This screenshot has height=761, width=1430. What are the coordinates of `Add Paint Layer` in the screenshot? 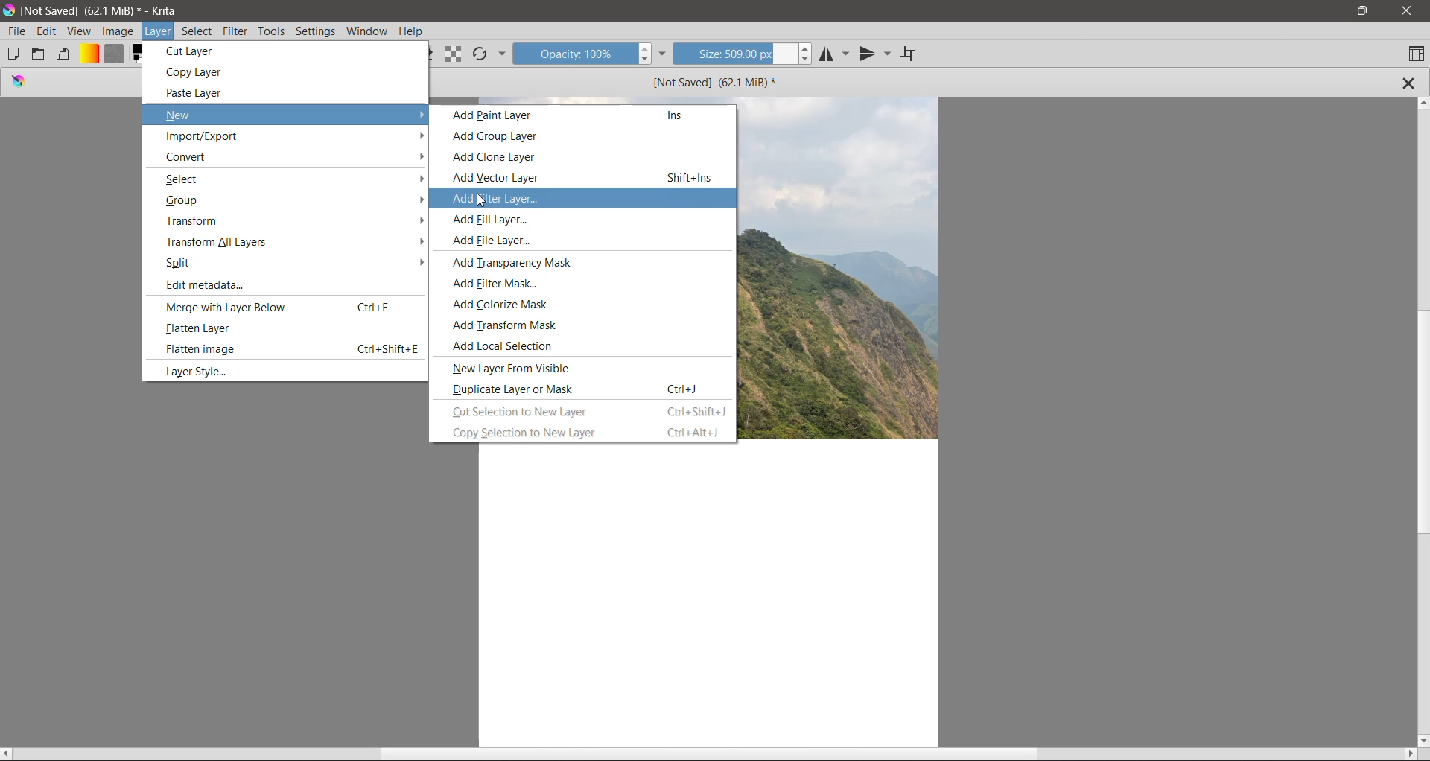 It's located at (583, 115).